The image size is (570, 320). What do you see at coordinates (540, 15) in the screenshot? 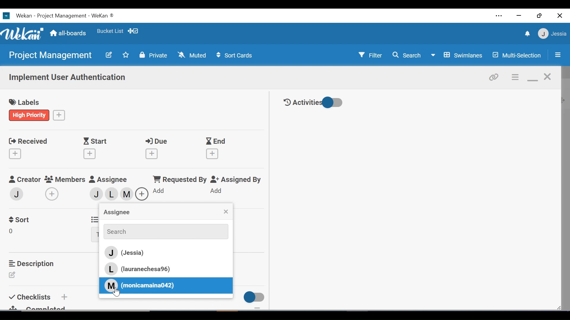
I see `Restore` at bounding box center [540, 15].